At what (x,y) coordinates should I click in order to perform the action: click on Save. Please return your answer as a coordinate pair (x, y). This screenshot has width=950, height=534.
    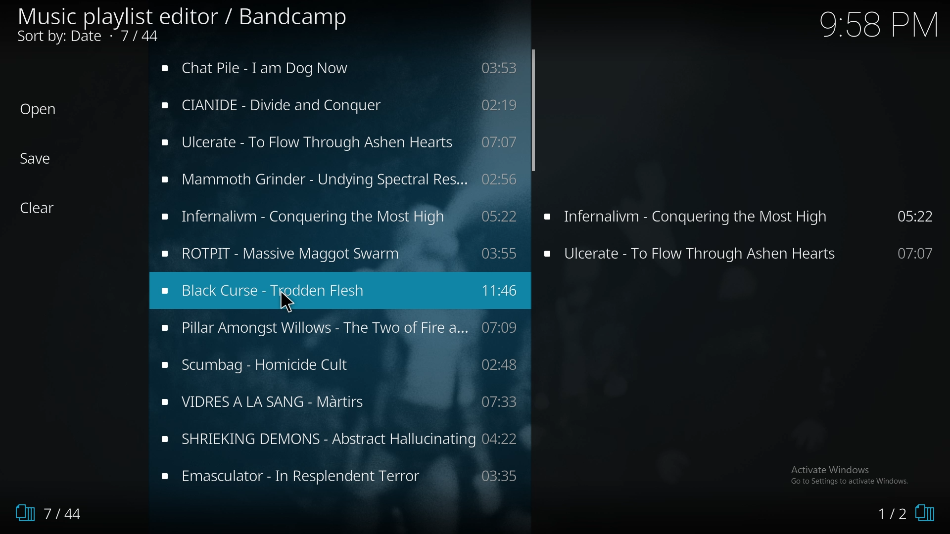
    Looking at the image, I should click on (37, 159).